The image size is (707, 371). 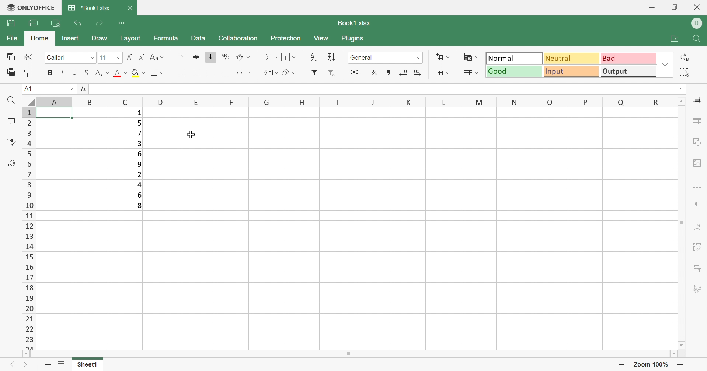 What do you see at coordinates (700, 204) in the screenshot?
I see `Paragraph settings` at bounding box center [700, 204].